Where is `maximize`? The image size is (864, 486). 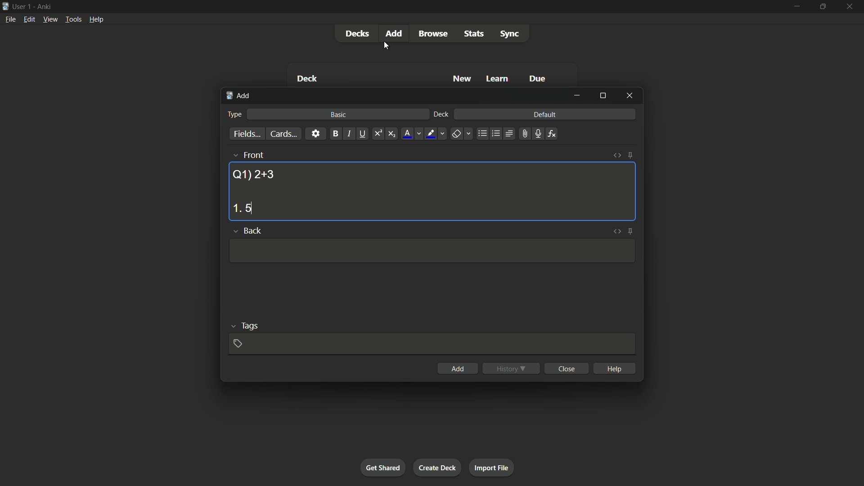
maximize is located at coordinates (822, 6).